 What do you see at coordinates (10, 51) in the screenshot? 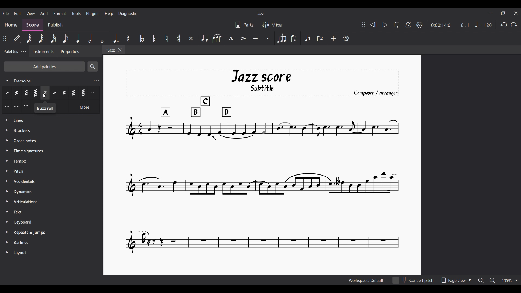
I see `Palettes` at bounding box center [10, 51].